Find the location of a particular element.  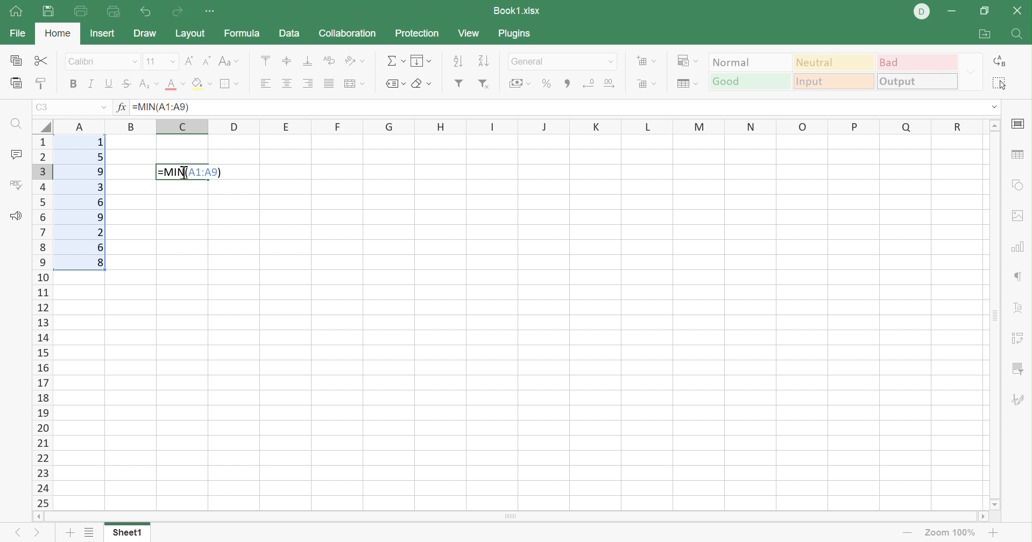

Filter is located at coordinates (458, 84).